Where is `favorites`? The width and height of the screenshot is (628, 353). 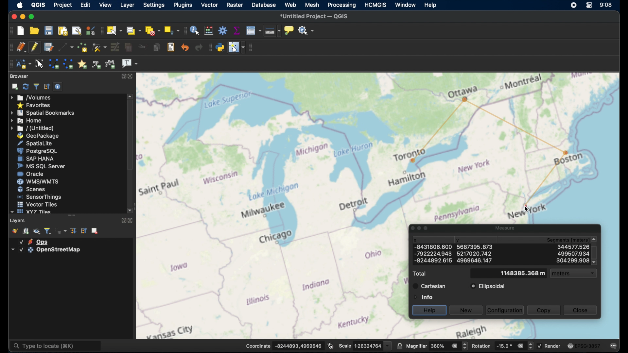 favorites is located at coordinates (35, 105).